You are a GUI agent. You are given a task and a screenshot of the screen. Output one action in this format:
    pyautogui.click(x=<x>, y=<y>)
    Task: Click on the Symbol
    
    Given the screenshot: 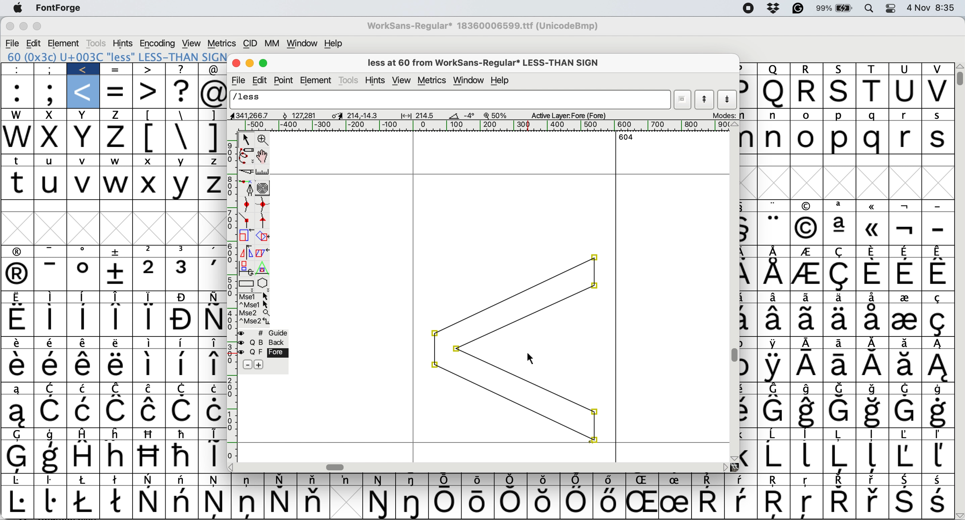 What is the action you would take?
    pyautogui.click(x=775, y=503)
    